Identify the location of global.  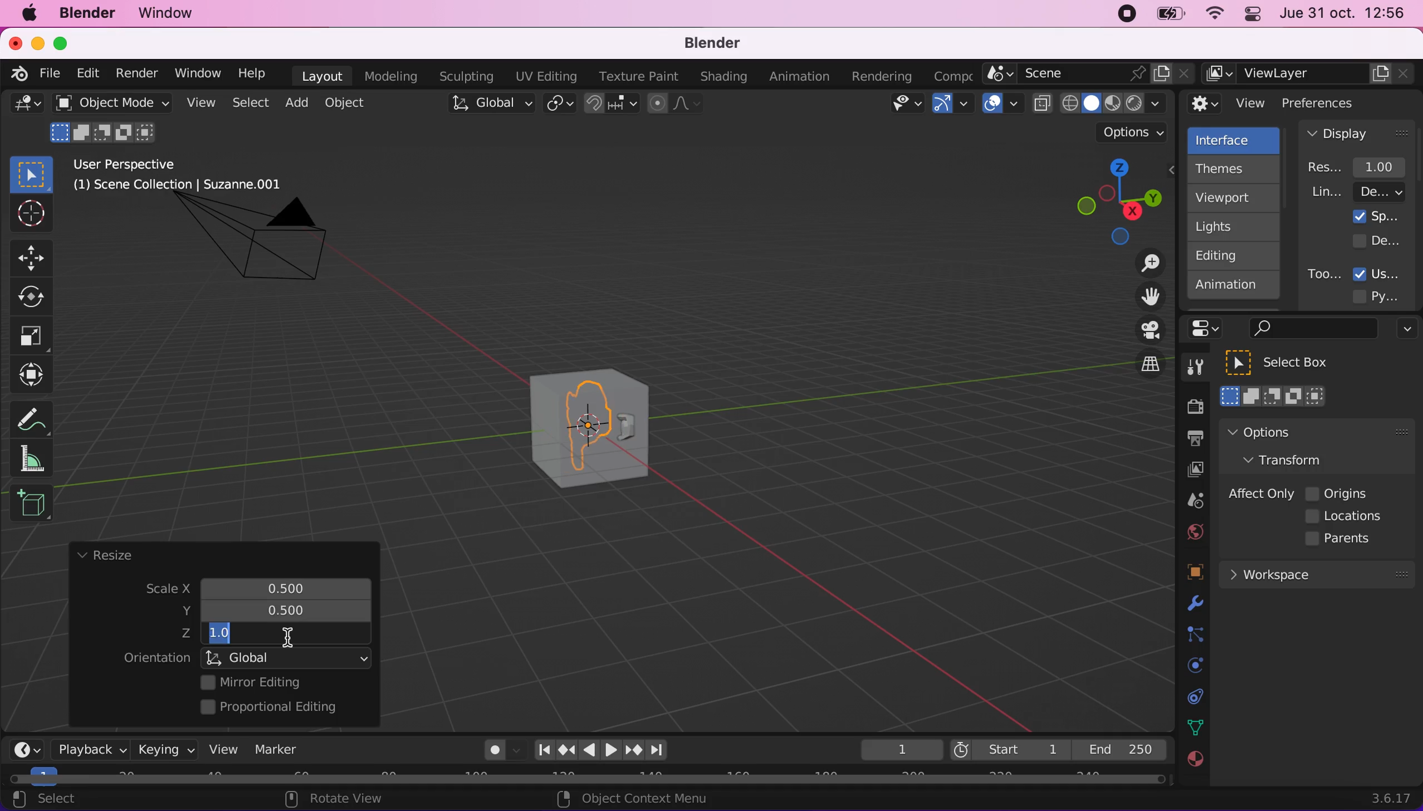
(488, 105).